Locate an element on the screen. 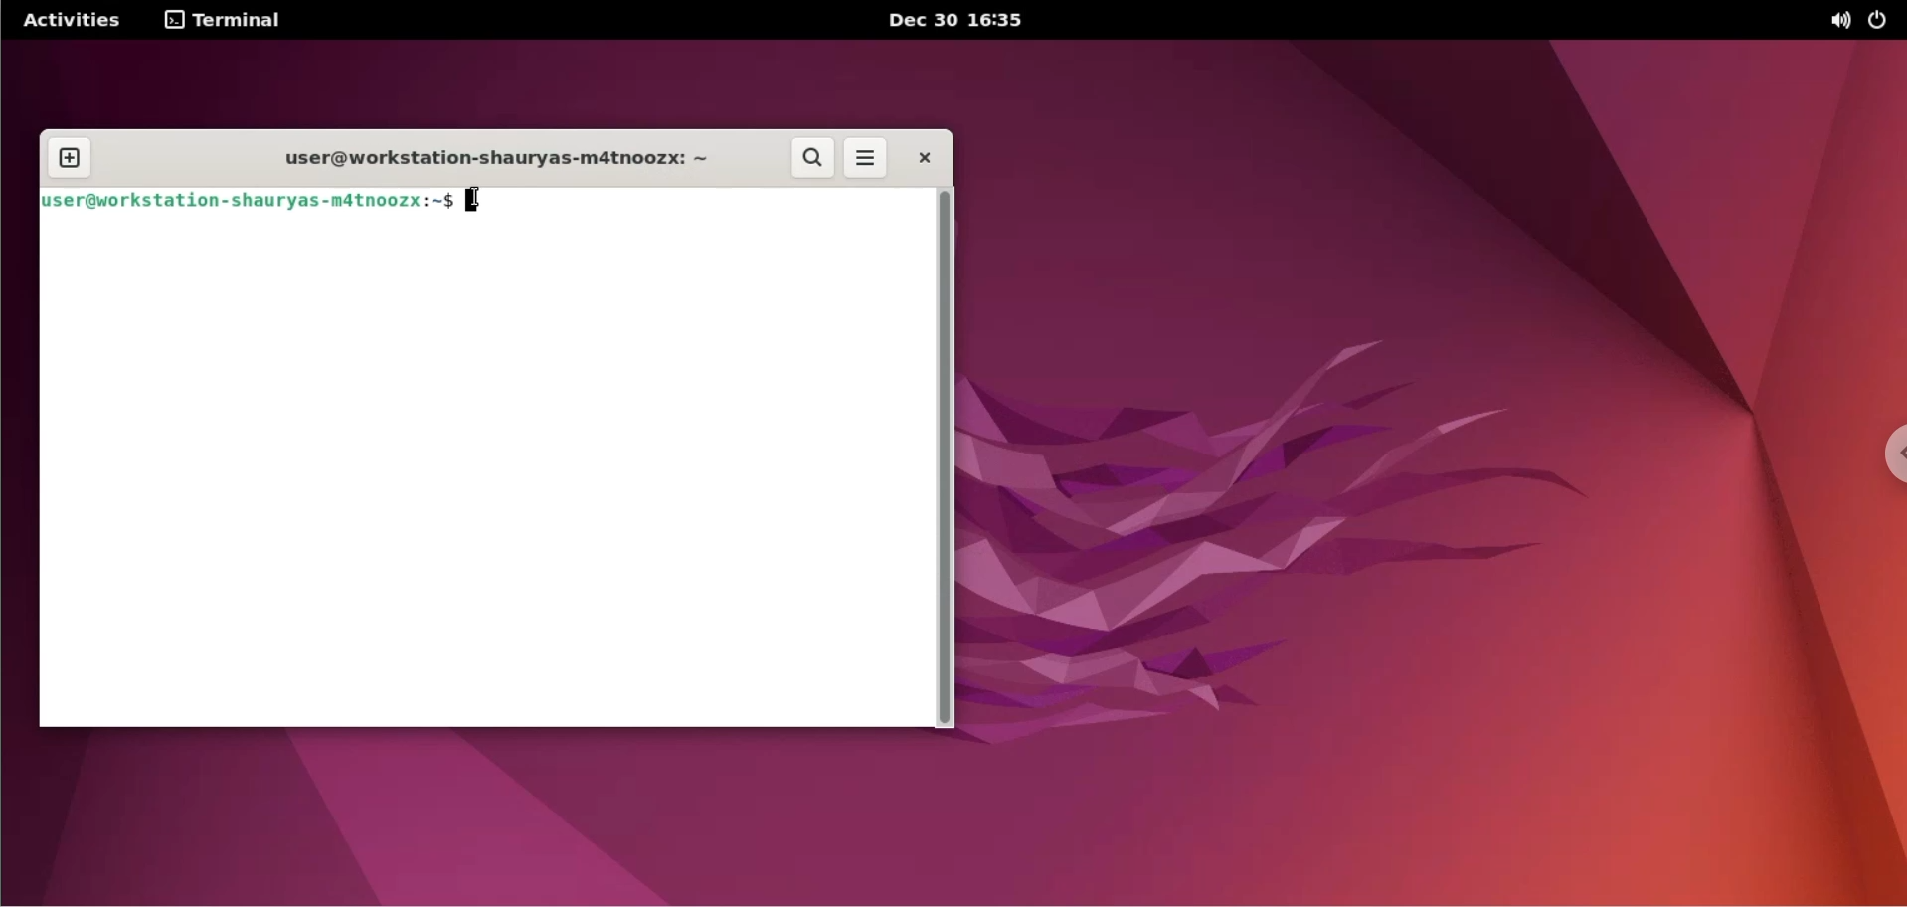 This screenshot has height=907, width=1907. terminal is located at coordinates (224, 20).